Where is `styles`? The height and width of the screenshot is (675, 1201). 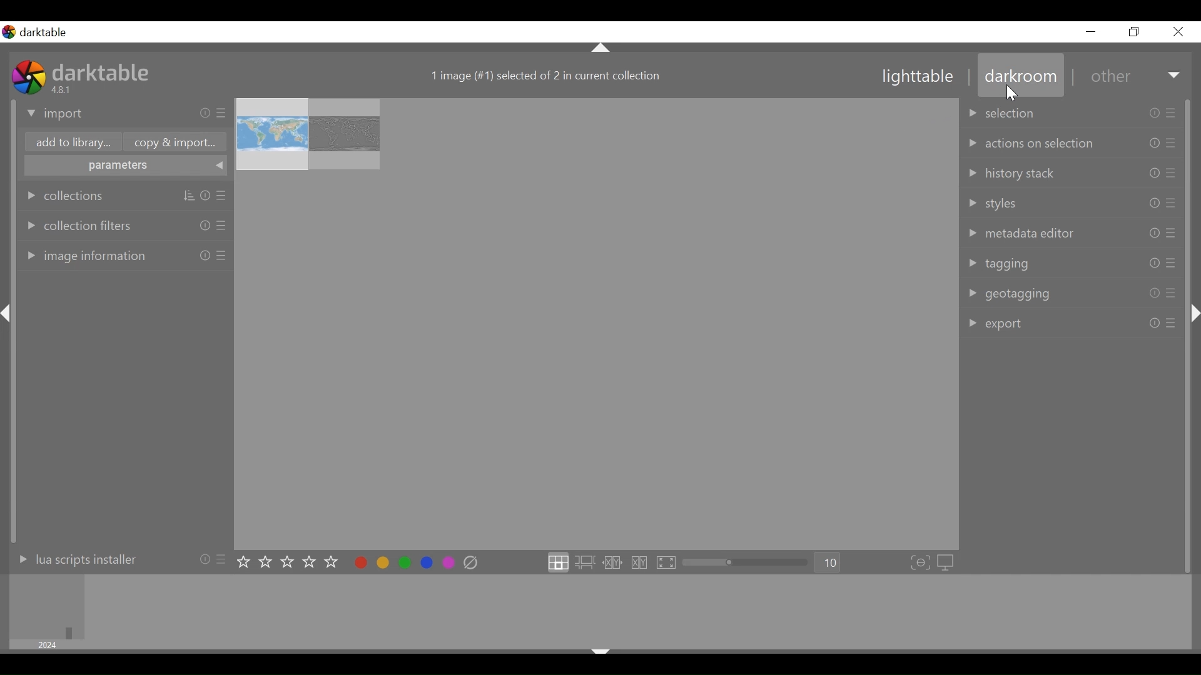 styles is located at coordinates (1074, 203).